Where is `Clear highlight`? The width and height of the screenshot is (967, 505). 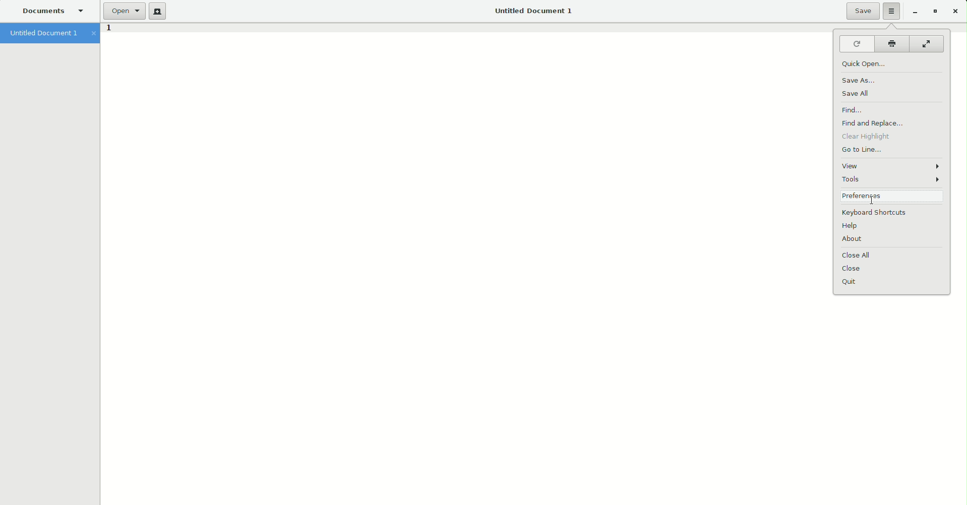
Clear highlight is located at coordinates (867, 137).